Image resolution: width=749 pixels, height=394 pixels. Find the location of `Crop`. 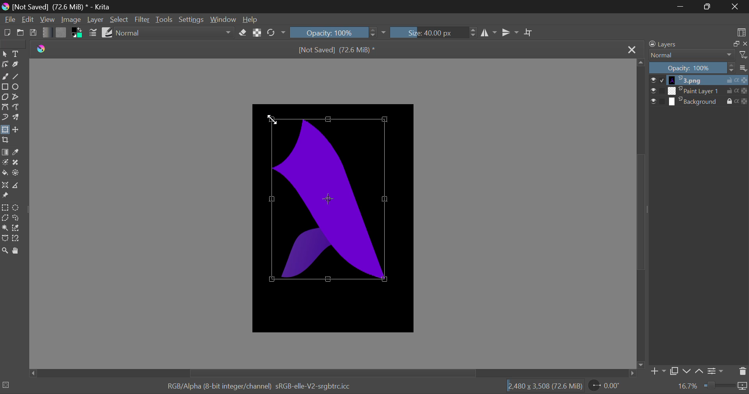

Crop is located at coordinates (6, 140).